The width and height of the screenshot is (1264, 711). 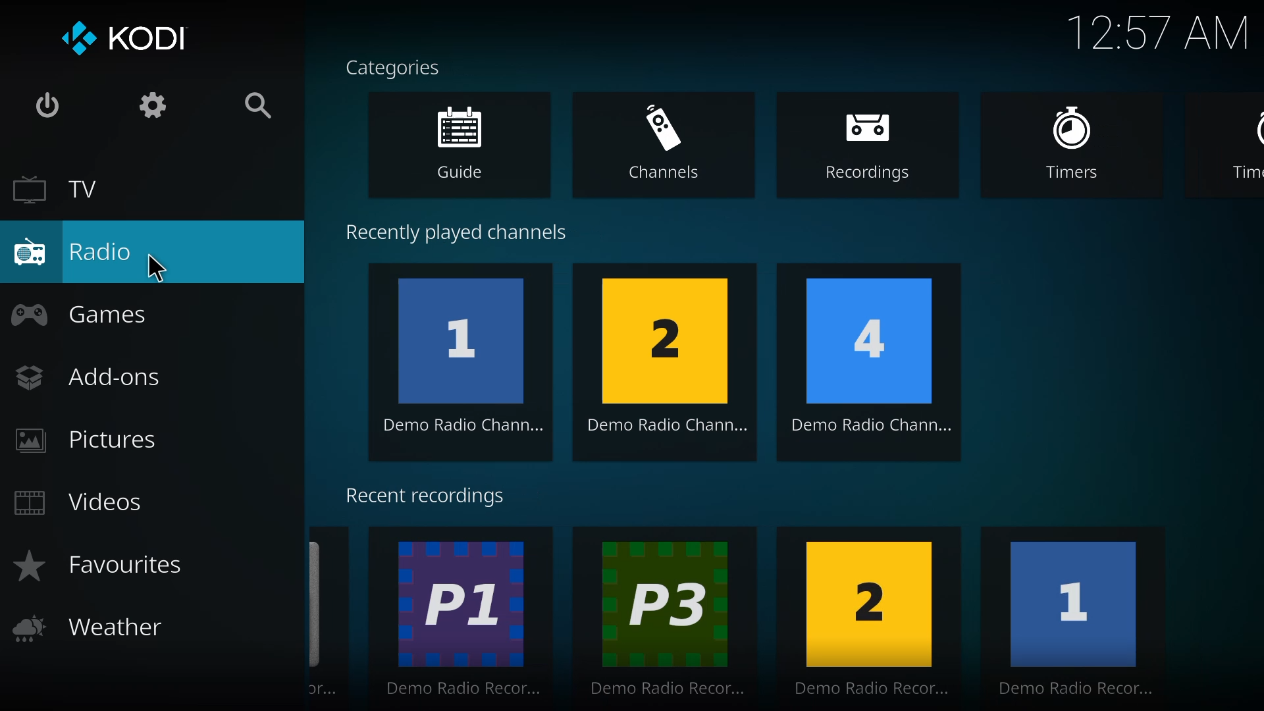 What do you see at coordinates (874, 148) in the screenshot?
I see `recordings` at bounding box center [874, 148].